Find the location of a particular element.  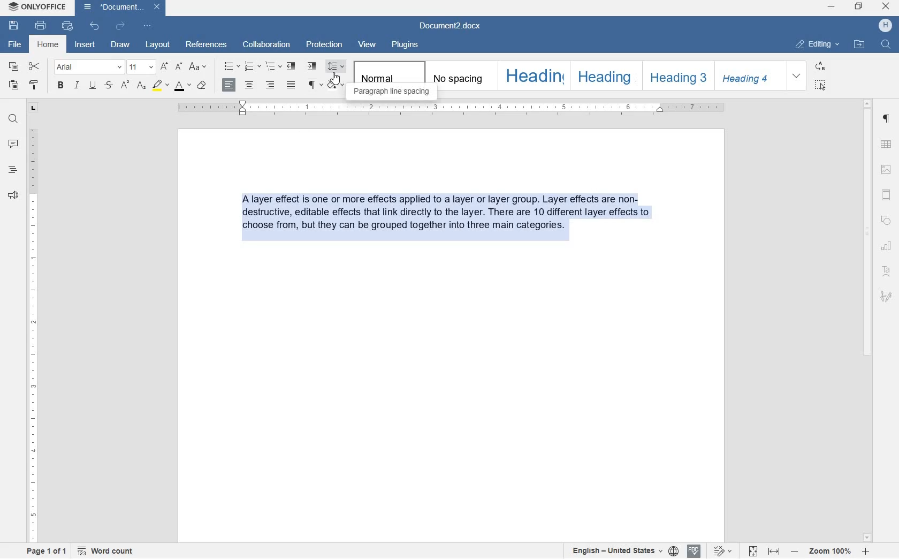

paragraph line spacing is located at coordinates (336, 67).